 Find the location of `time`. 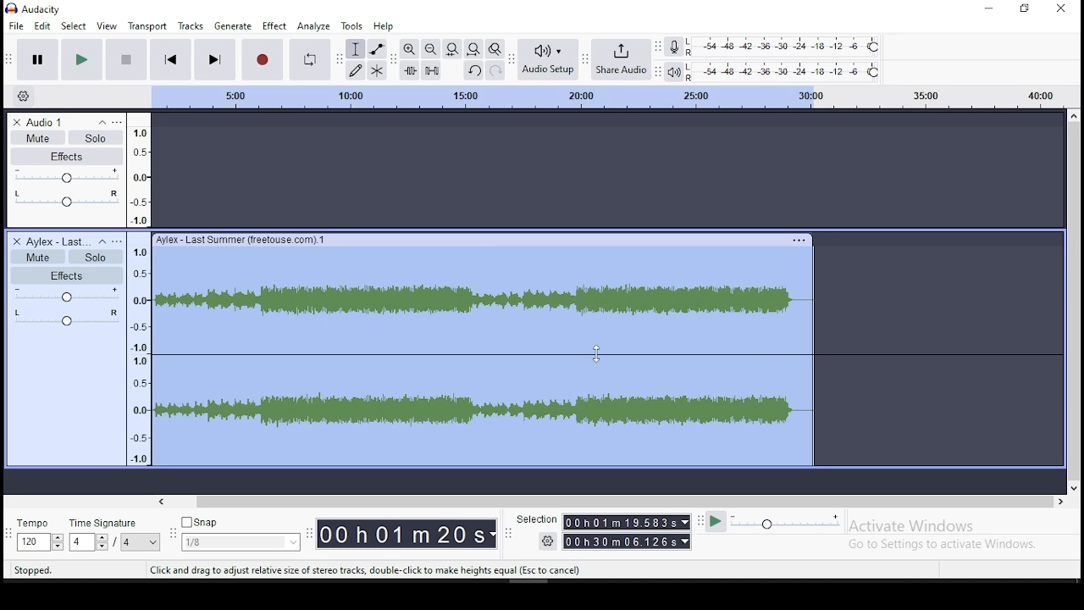

time is located at coordinates (408, 535).